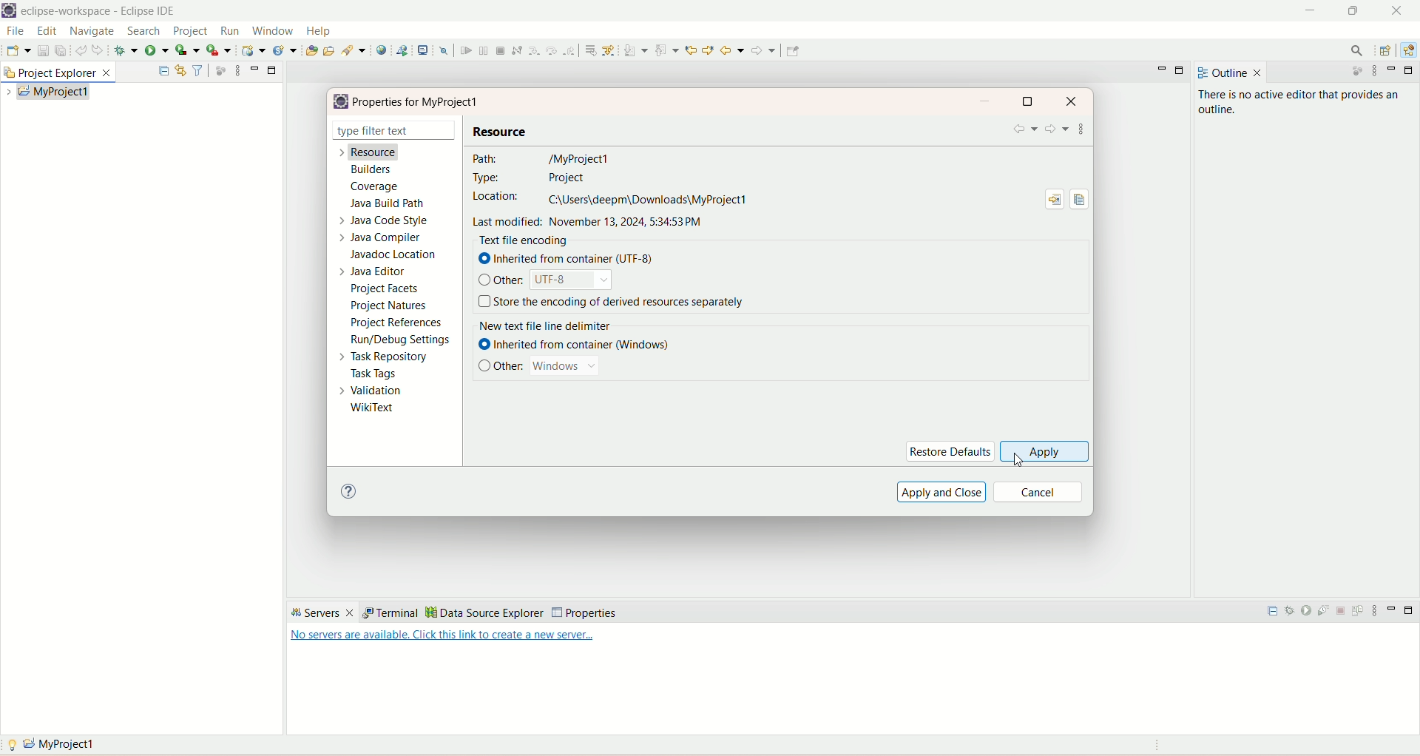 The width and height of the screenshot is (1420, 756). What do you see at coordinates (236, 70) in the screenshot?
I see `view menu` at bounding box center [236, 70].